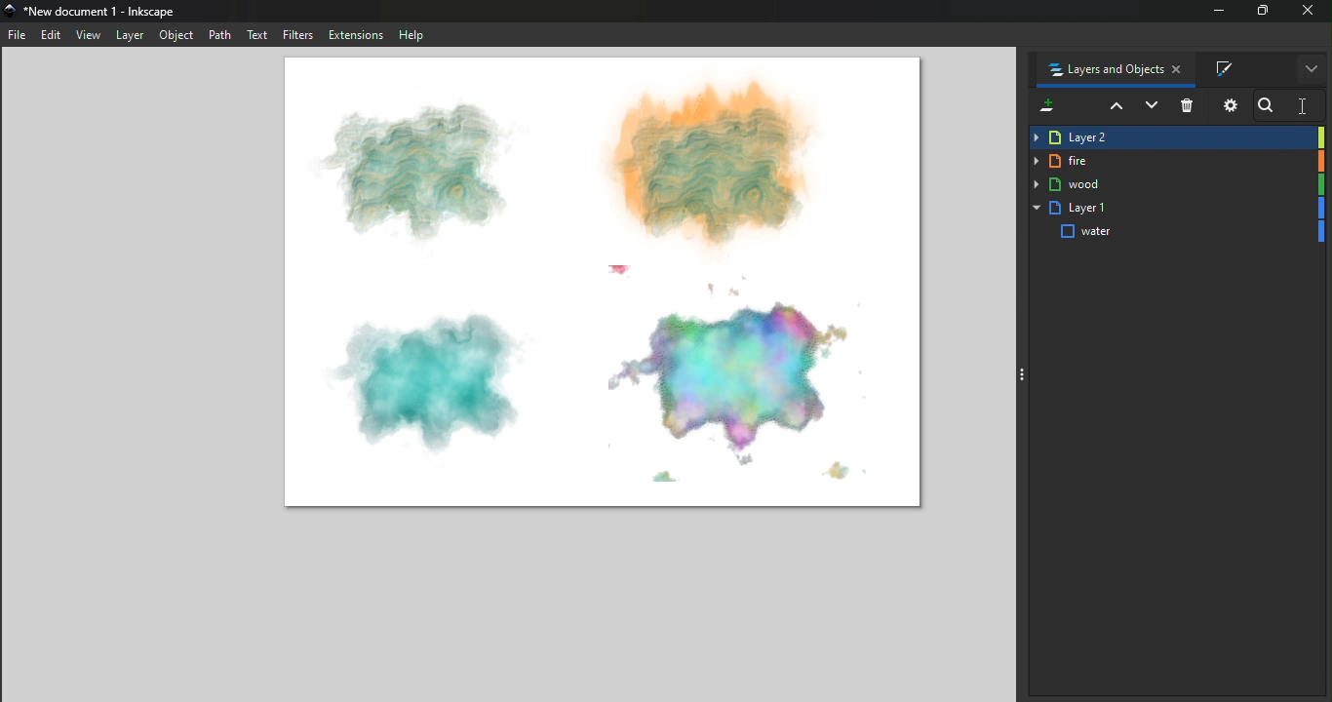  I want to click on Filters, so click(299, 34).